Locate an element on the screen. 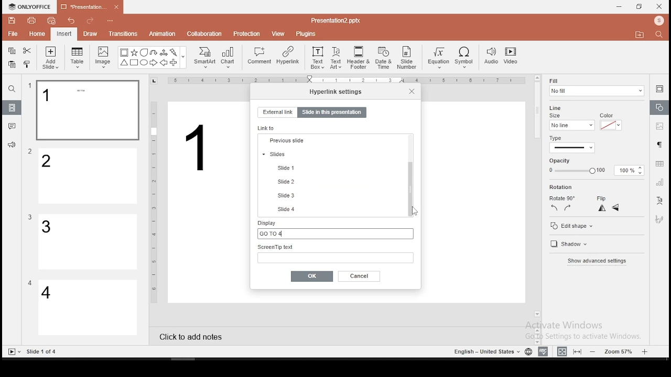 The image size is (671, 377). Slide is located at coordinates (12, 352).